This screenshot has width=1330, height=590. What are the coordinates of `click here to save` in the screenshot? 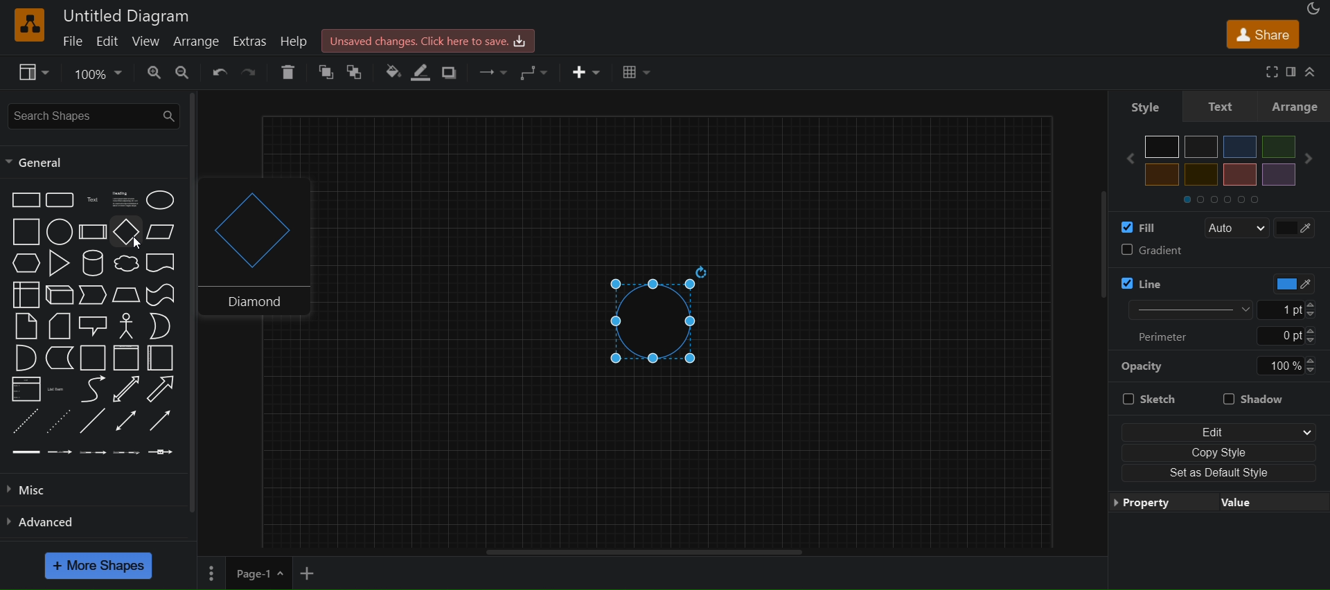 It's located at (431, 39).